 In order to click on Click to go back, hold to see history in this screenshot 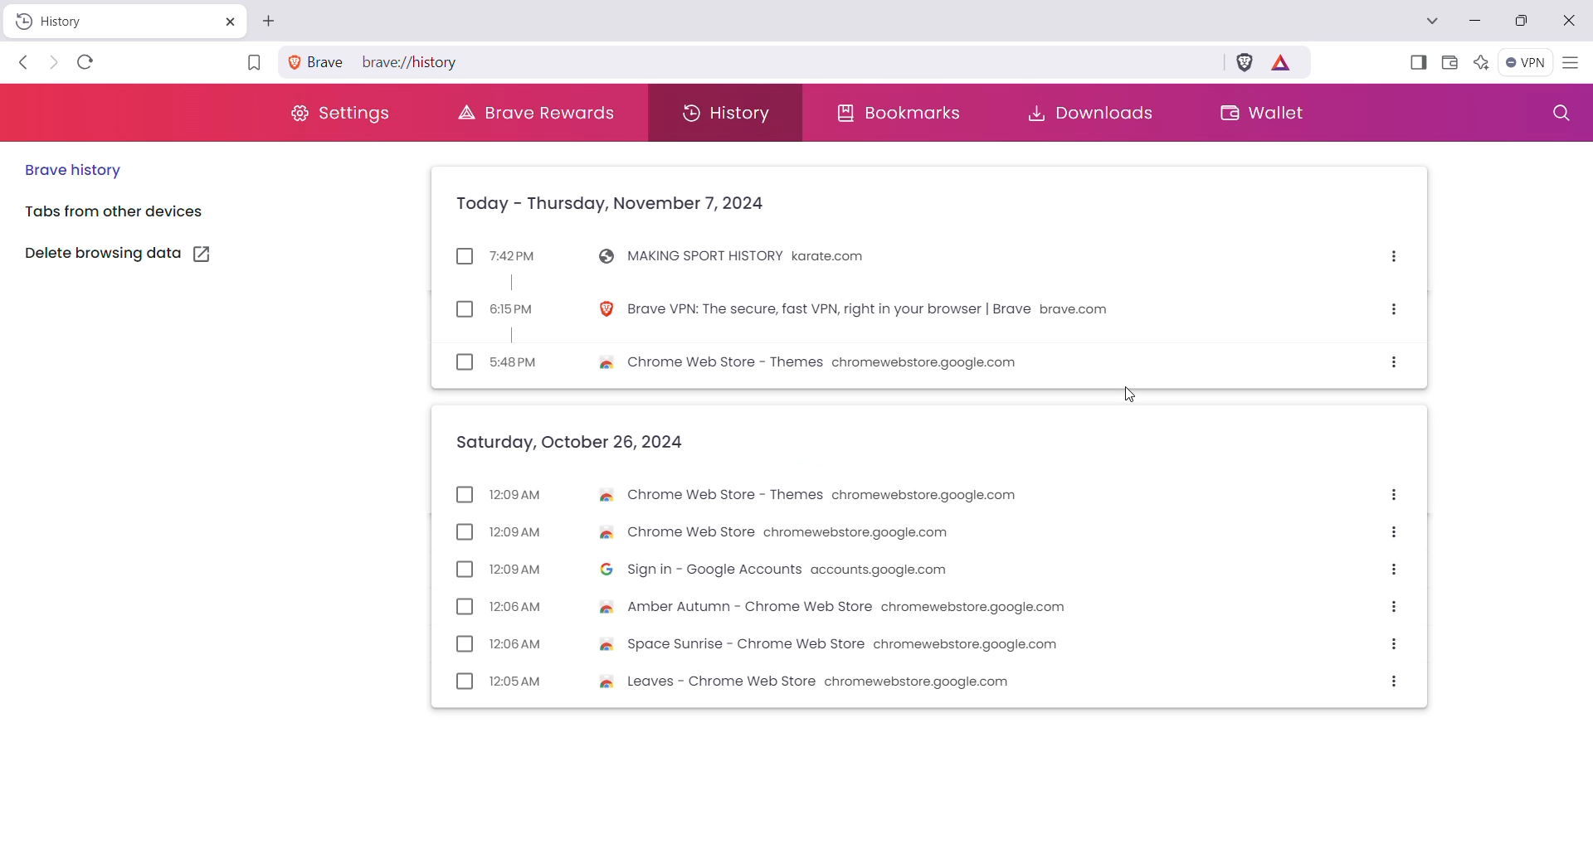, I will do `click(19, 64)`.